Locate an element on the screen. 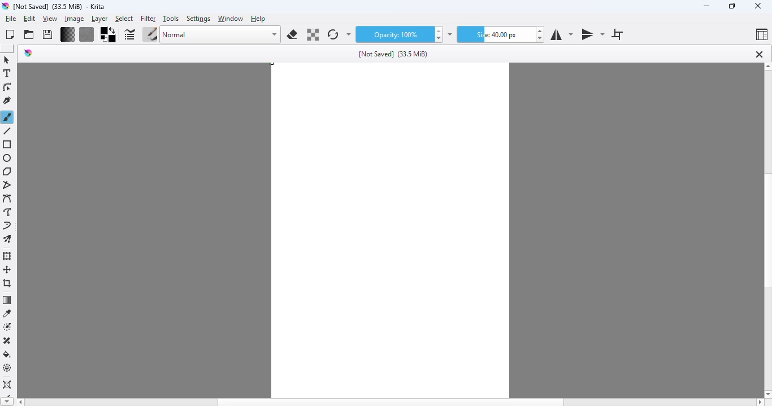  assistant tool is located at coordinates (7, 385).